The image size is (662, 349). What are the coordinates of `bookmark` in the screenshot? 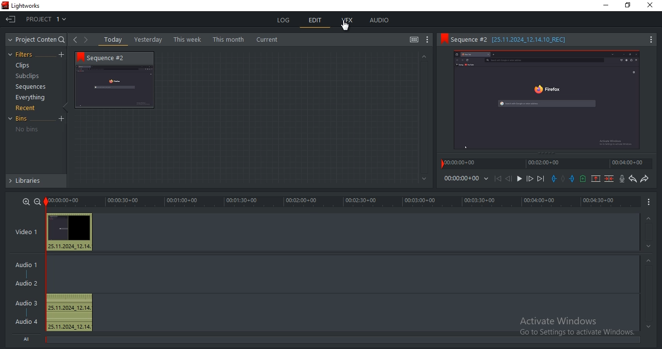 It's located at (81, 55).